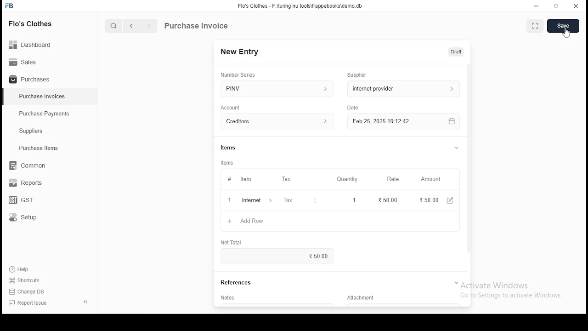 This screenshot has width=588, height=331. Describe the element at coordinates (456, 283) in the screenshot. I see `tab` at that location.